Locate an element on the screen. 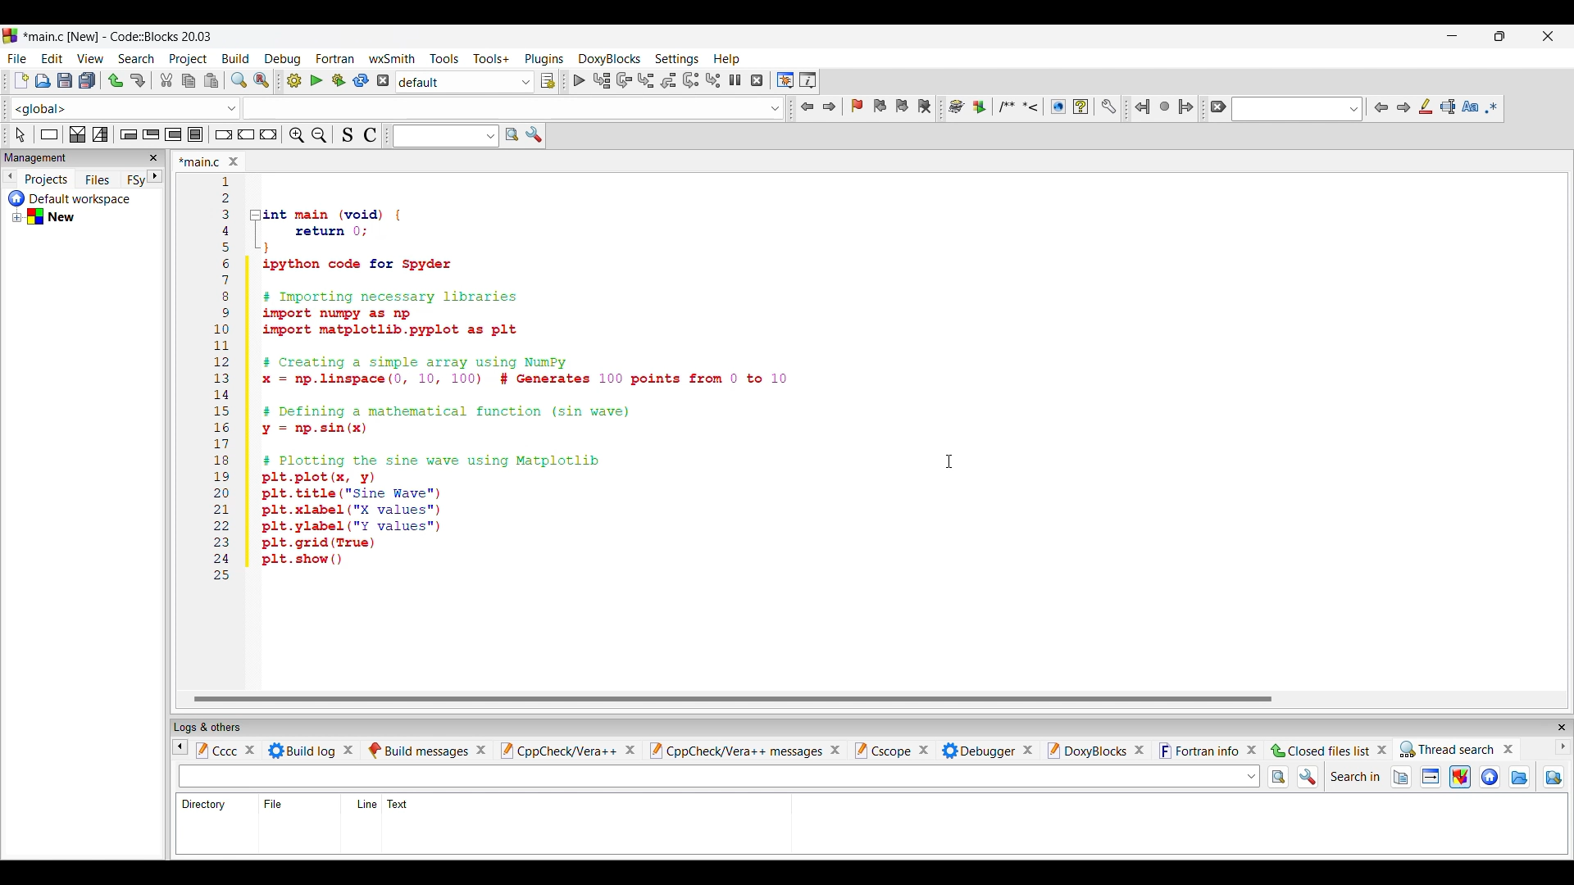  Continue instruction is located at coordinates (248, 134).